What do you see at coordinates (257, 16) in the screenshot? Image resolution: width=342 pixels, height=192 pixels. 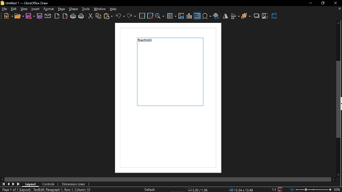 I see `shadow` at bounding box center [257, 16].